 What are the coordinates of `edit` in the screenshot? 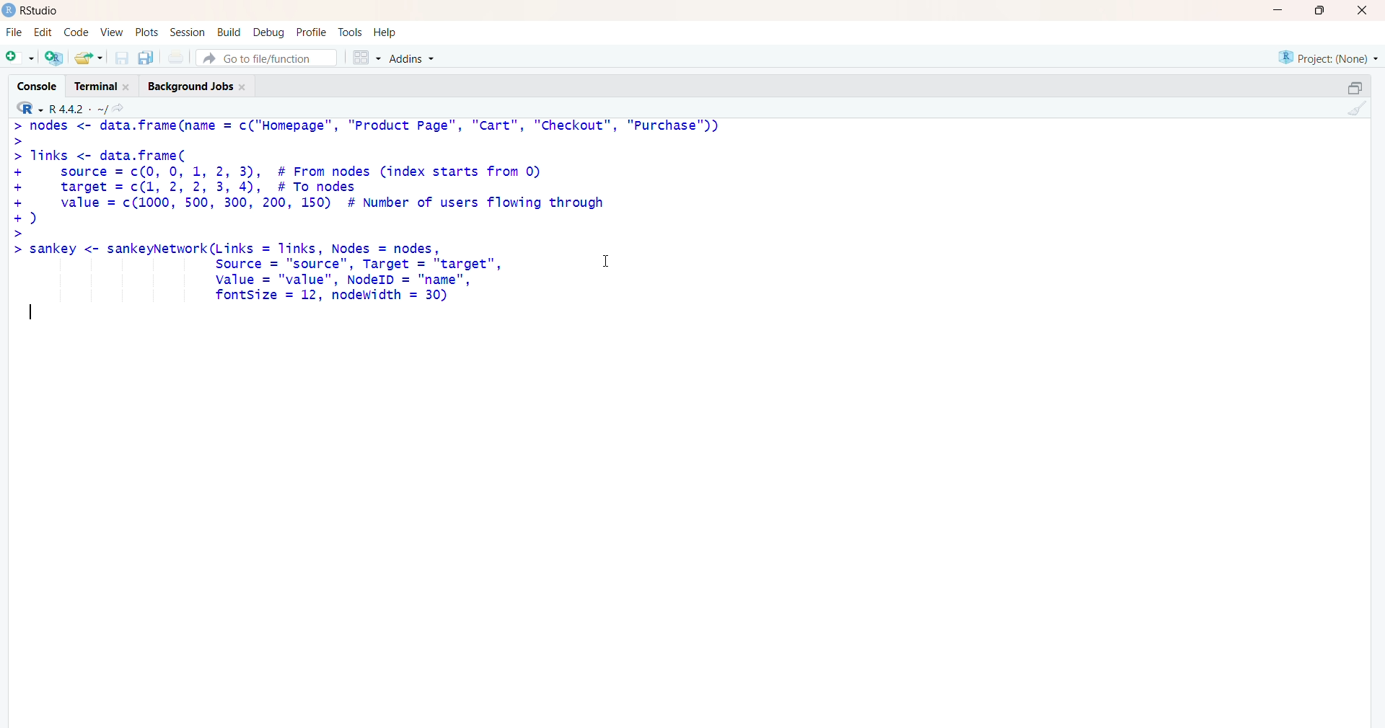 It's located at (42, 32).